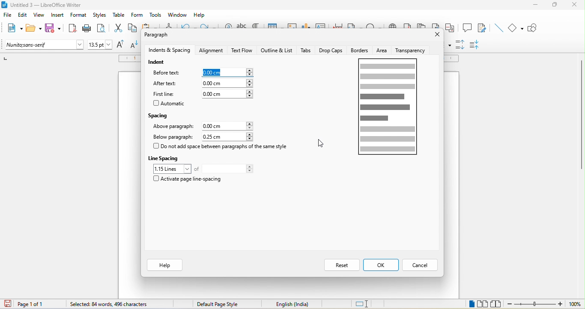  What do you see at coordinates (119, 15) in the screenshot?
I see `table` at bounding box center [119, 15].